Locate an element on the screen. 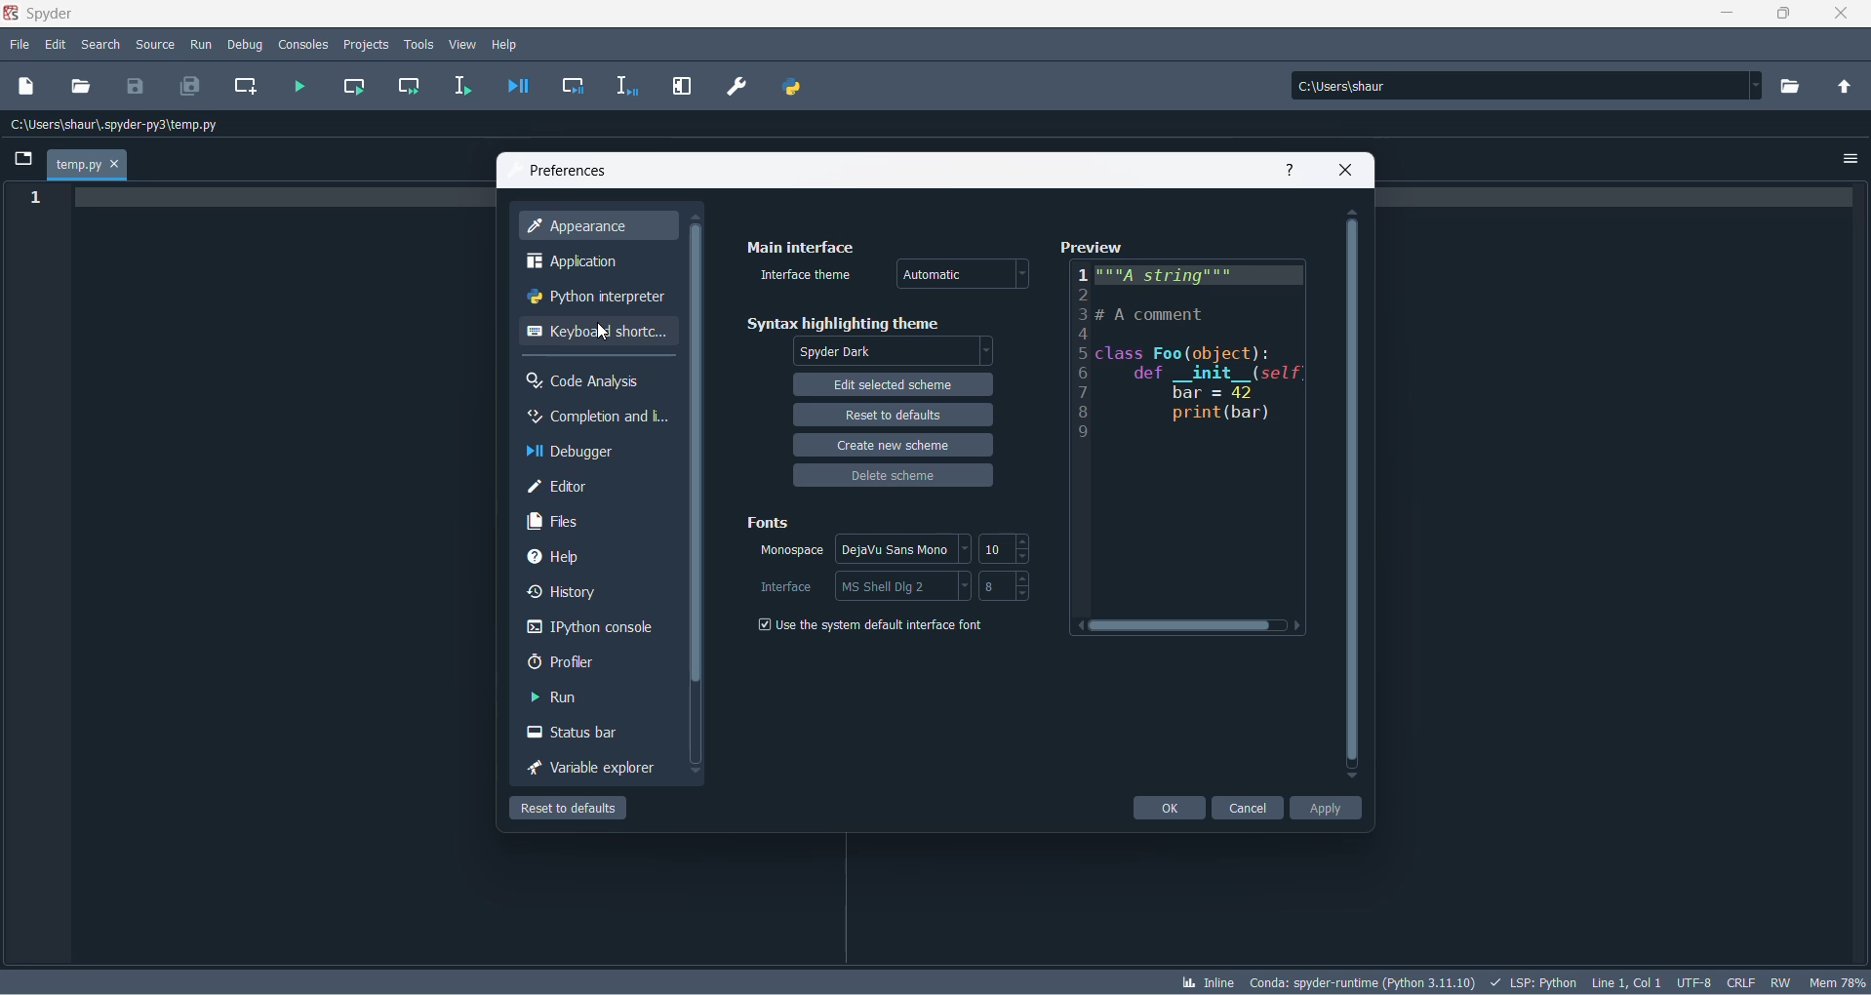 Image resolution: width=1871 pixels, height=995 pixels. reset to default is located at coordinates (891, 417).